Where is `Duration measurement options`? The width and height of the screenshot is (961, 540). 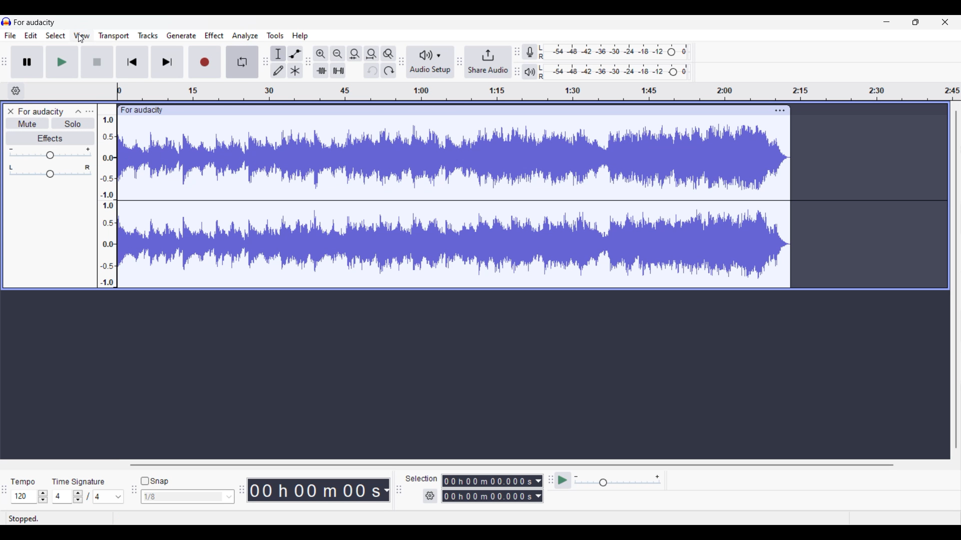 Duration measurement options is located at coordinates (539, 488).